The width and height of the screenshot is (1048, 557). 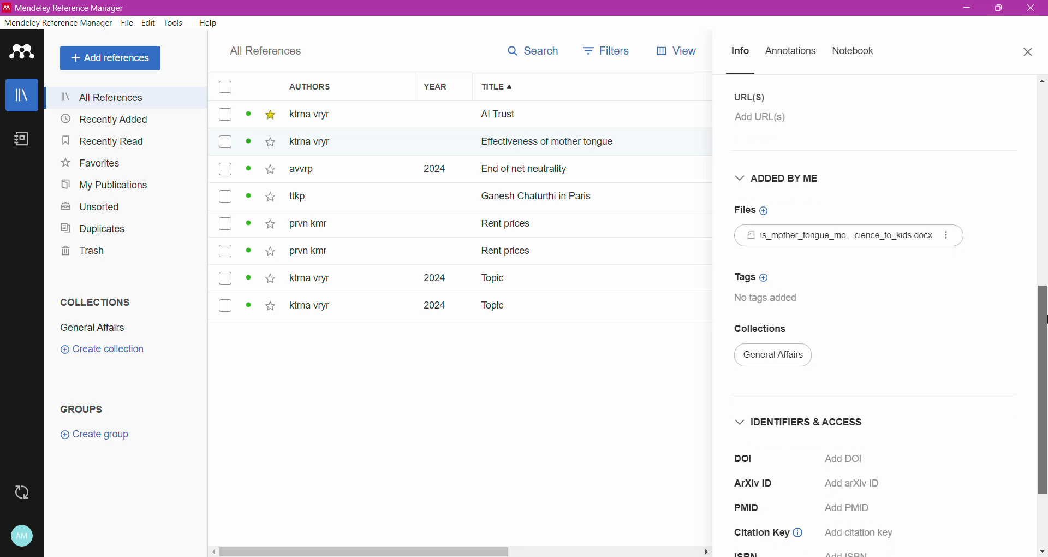 I want to click on rent prices , so click(x=508, y=249).